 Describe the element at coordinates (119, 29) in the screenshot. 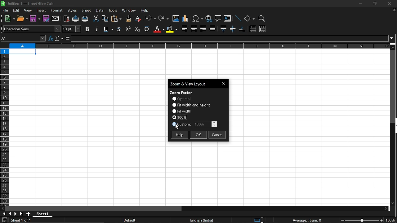

I see `underline` at that location.